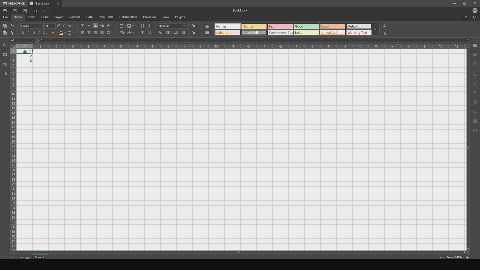 This screenshot has height=270, width=480. What do you see at coordinates (297, 28) in the screenshot?
I see `time of text` at bounding box center [297, 28].